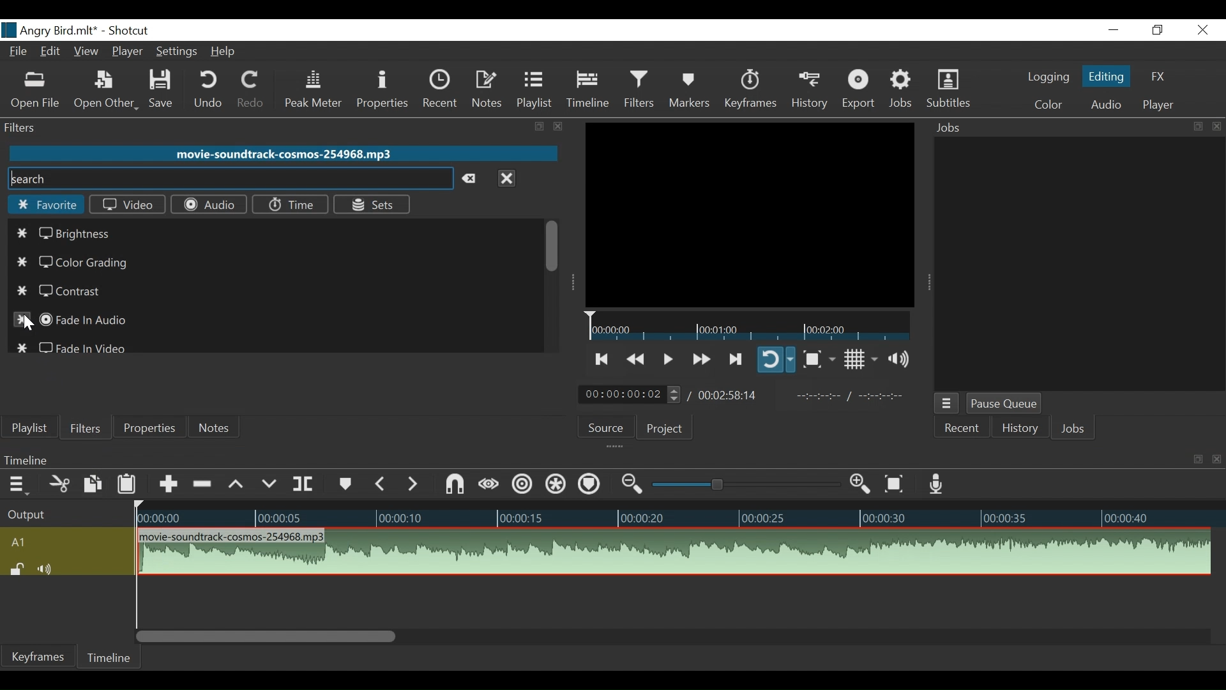 This screenshot has height=690, width=1226. Describe the element at coordinates (777, 360) in the screenshot. I see `Toggle player on looping` at that location.